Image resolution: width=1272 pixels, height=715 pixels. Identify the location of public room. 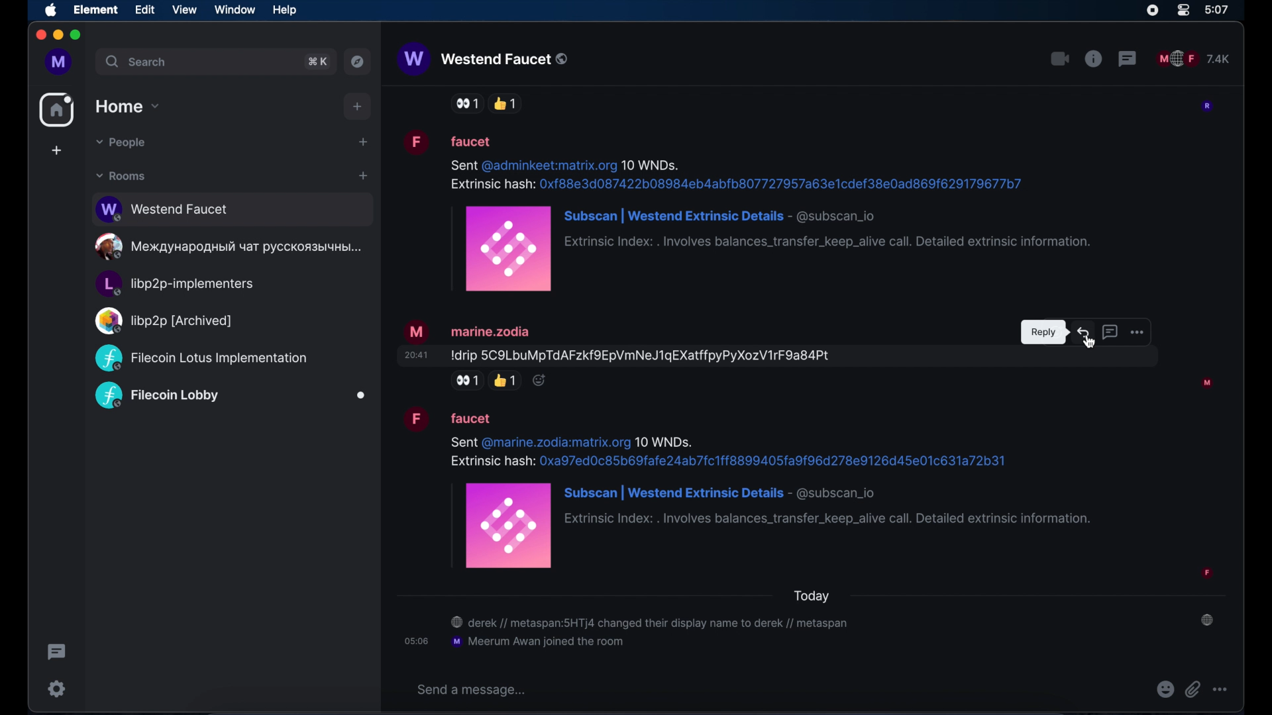
(231, 247).